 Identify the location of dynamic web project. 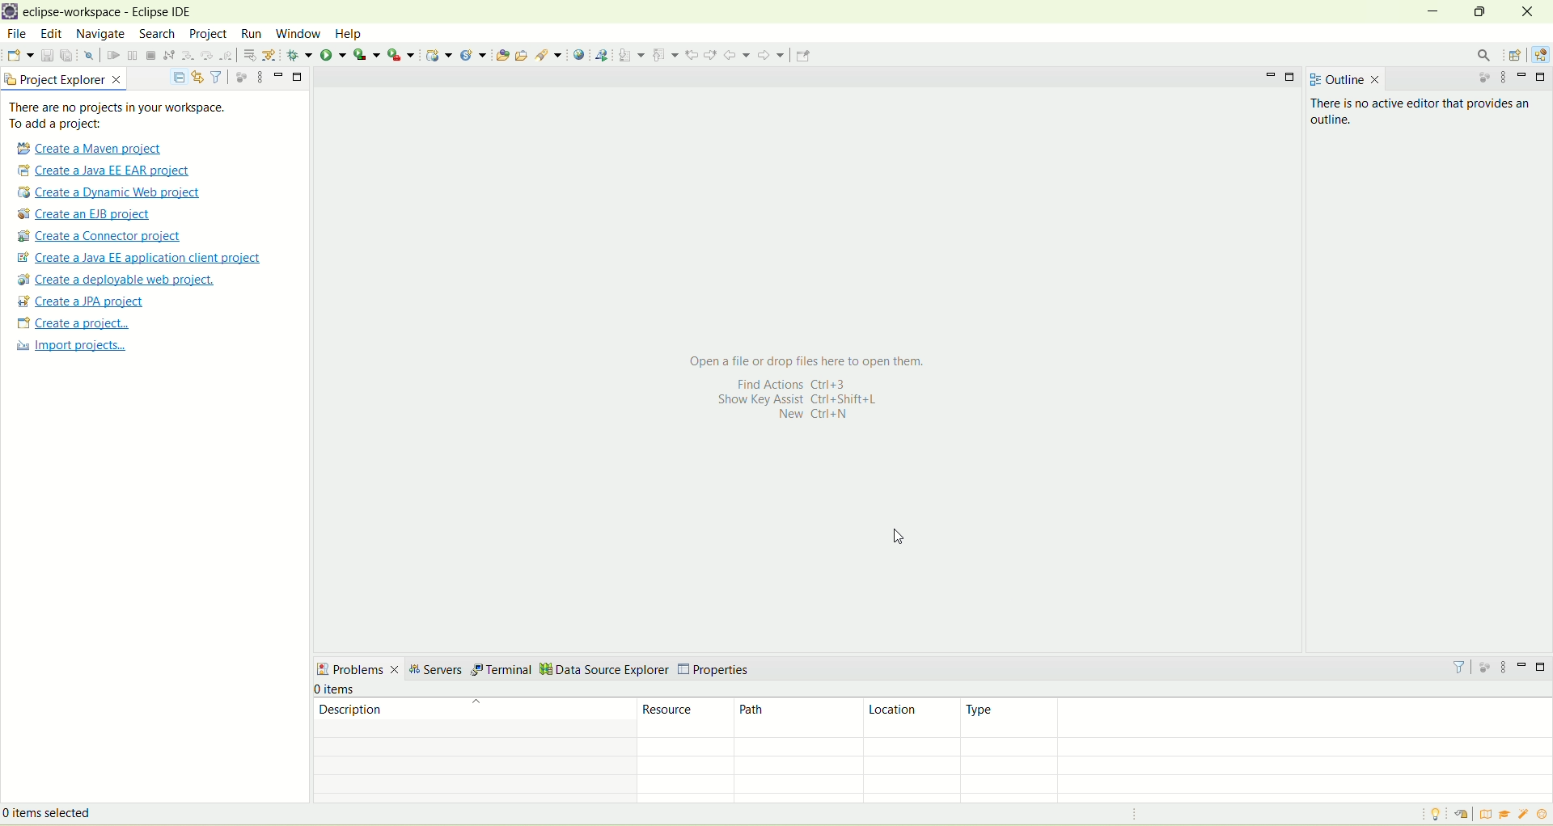
(504, 56).